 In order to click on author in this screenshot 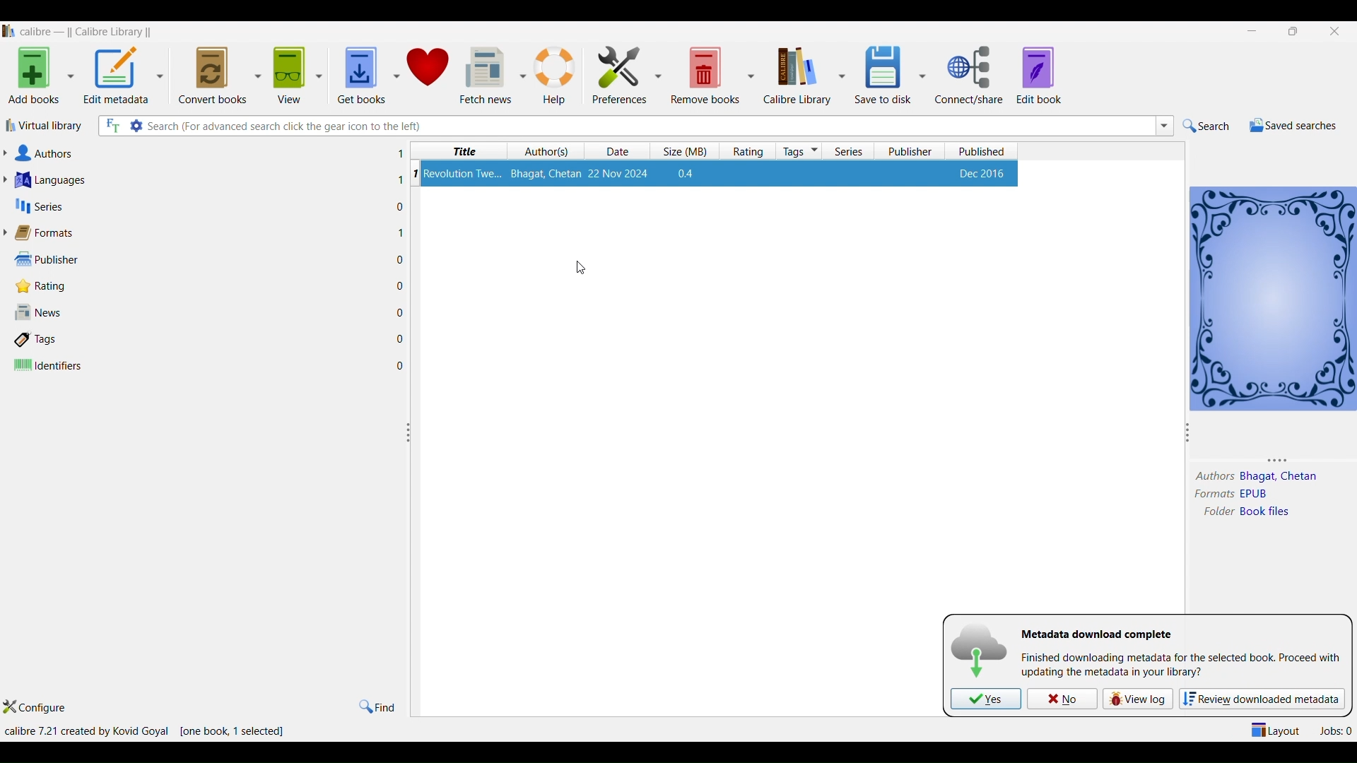, I will do `click(1211, 475)`.